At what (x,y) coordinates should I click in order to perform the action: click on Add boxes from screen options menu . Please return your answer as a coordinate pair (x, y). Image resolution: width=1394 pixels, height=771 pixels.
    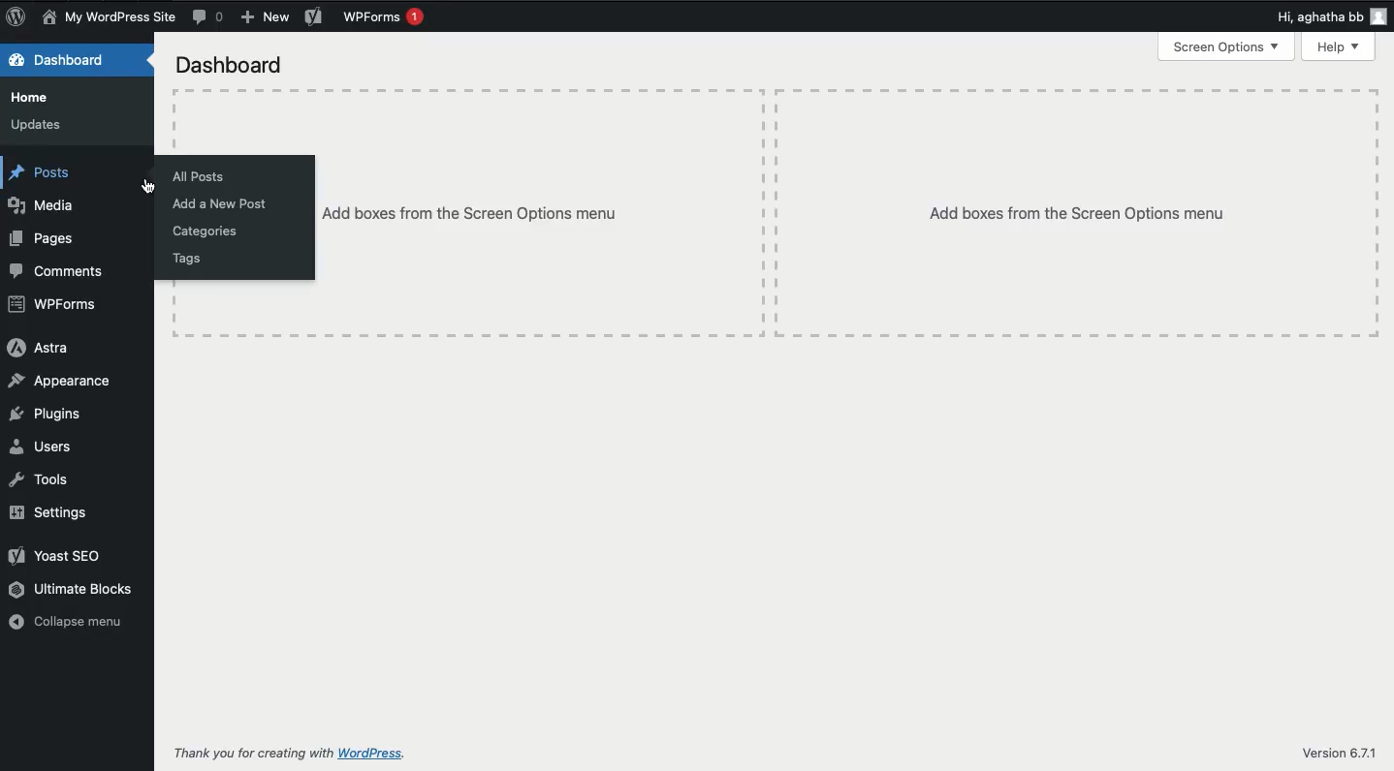
    Looking at the image, I should click on (1078, 212).